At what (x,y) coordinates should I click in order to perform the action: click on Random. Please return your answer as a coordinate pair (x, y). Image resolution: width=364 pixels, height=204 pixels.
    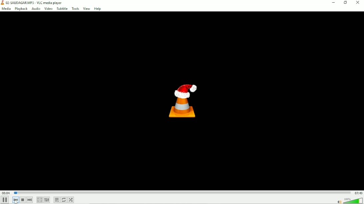
    Looking at the image, I should click on (71, 200).